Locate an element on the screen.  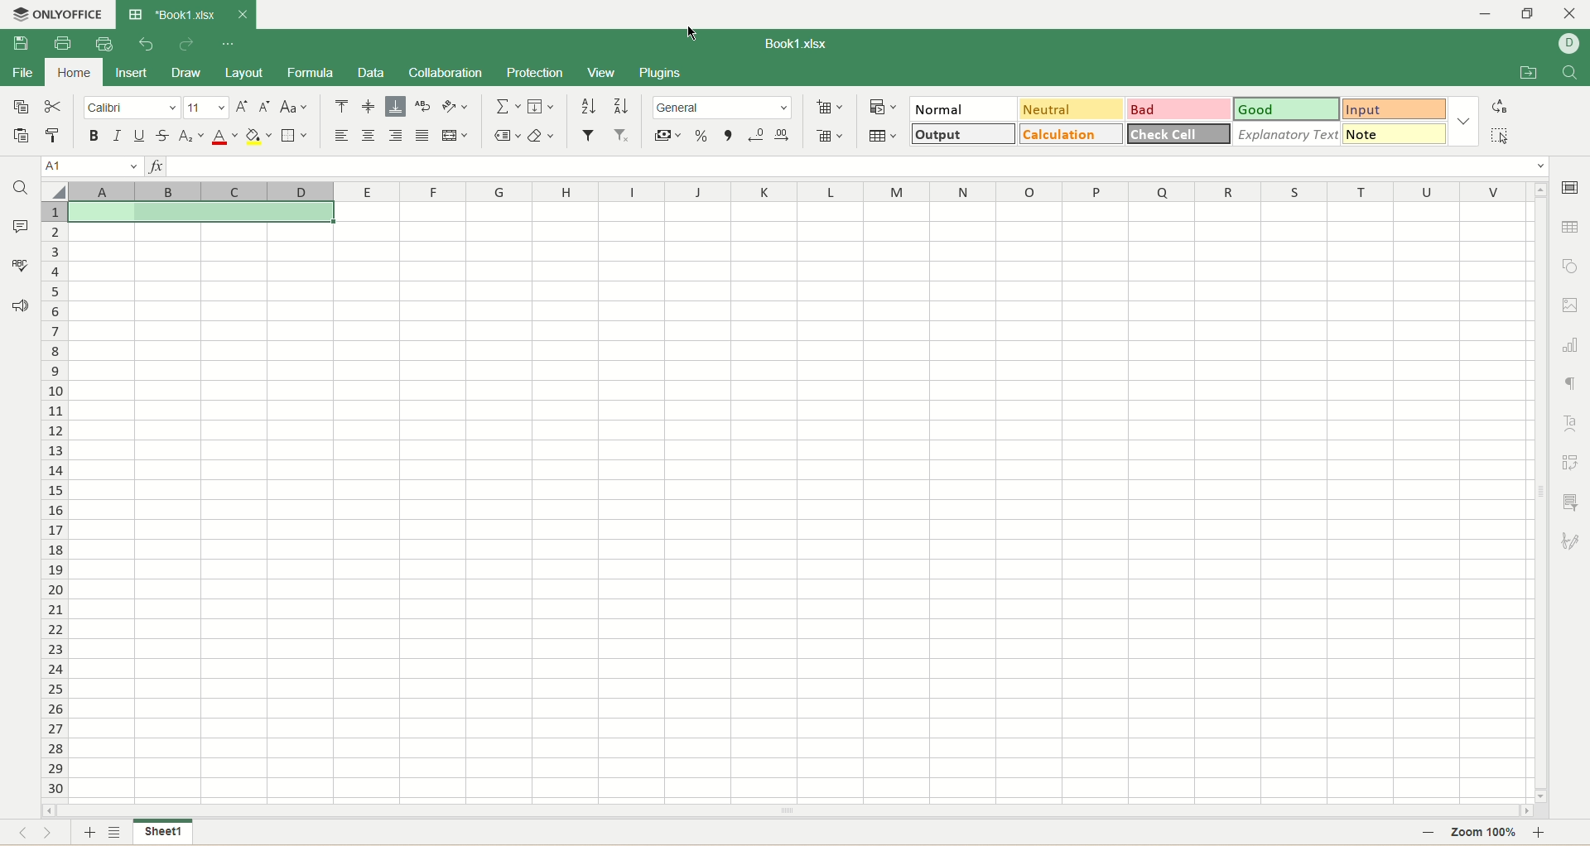
layout is located at coordinates (244, 71).